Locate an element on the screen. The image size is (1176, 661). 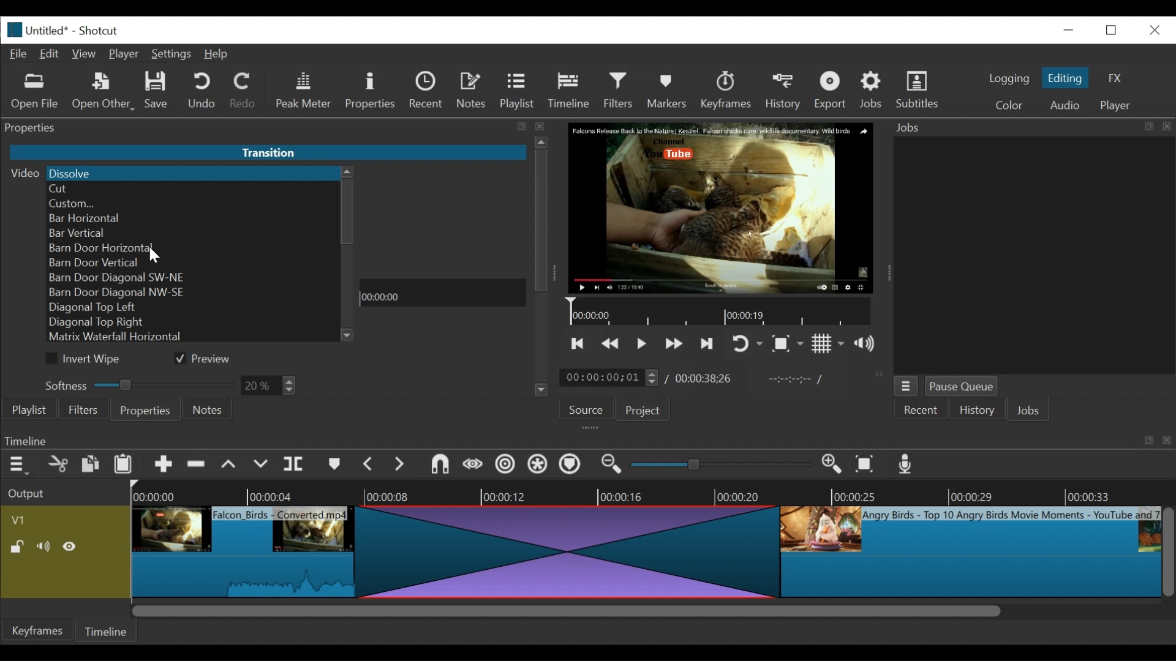
Scroll up is located at coordinates (543, 142).